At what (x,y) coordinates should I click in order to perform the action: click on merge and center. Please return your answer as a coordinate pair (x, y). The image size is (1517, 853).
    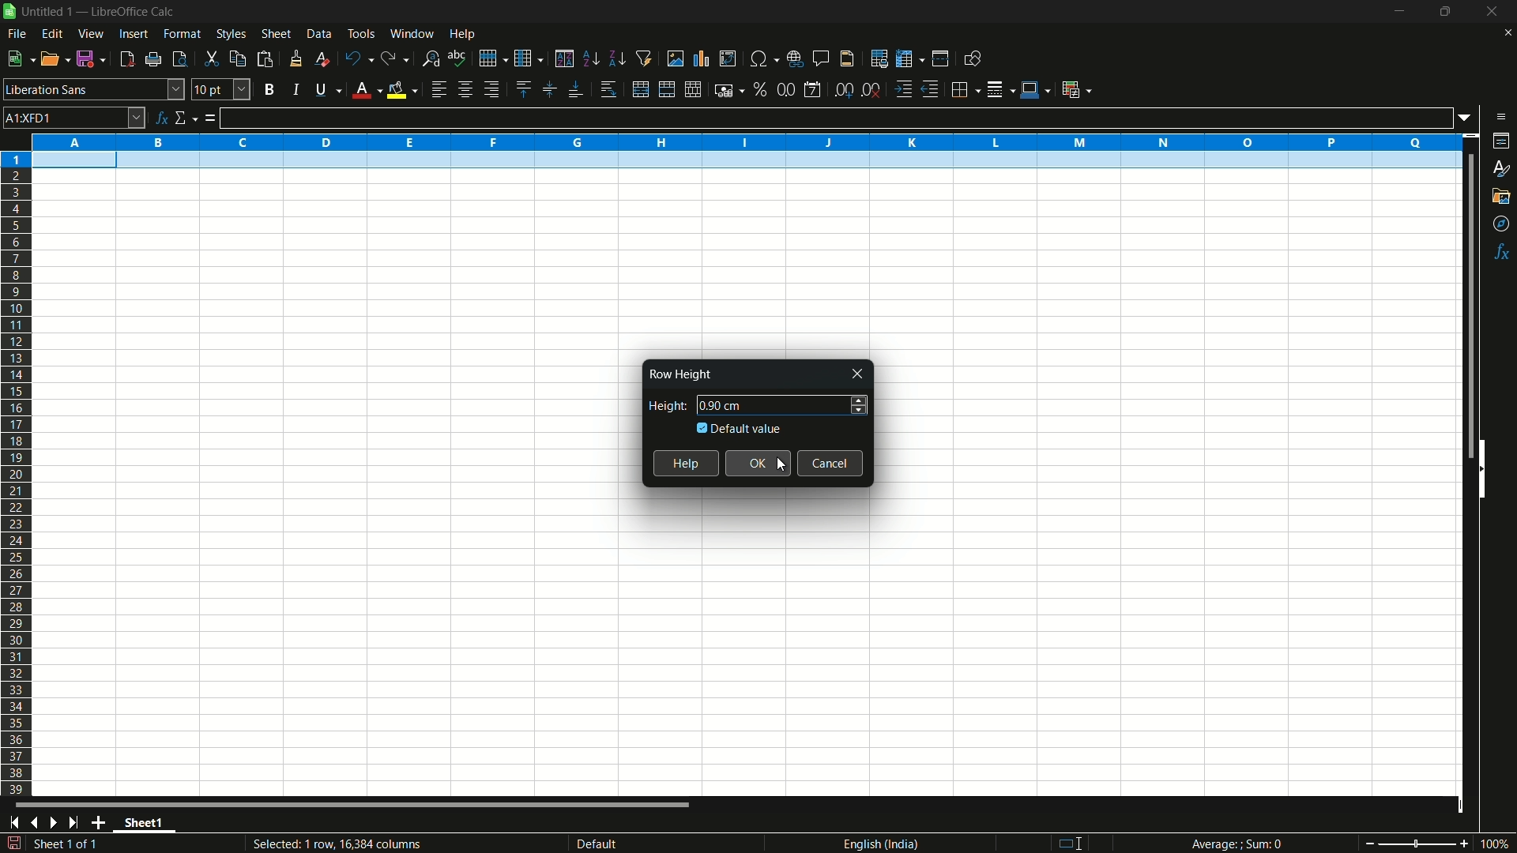
    Looking at the image, I should click on (664, 89).